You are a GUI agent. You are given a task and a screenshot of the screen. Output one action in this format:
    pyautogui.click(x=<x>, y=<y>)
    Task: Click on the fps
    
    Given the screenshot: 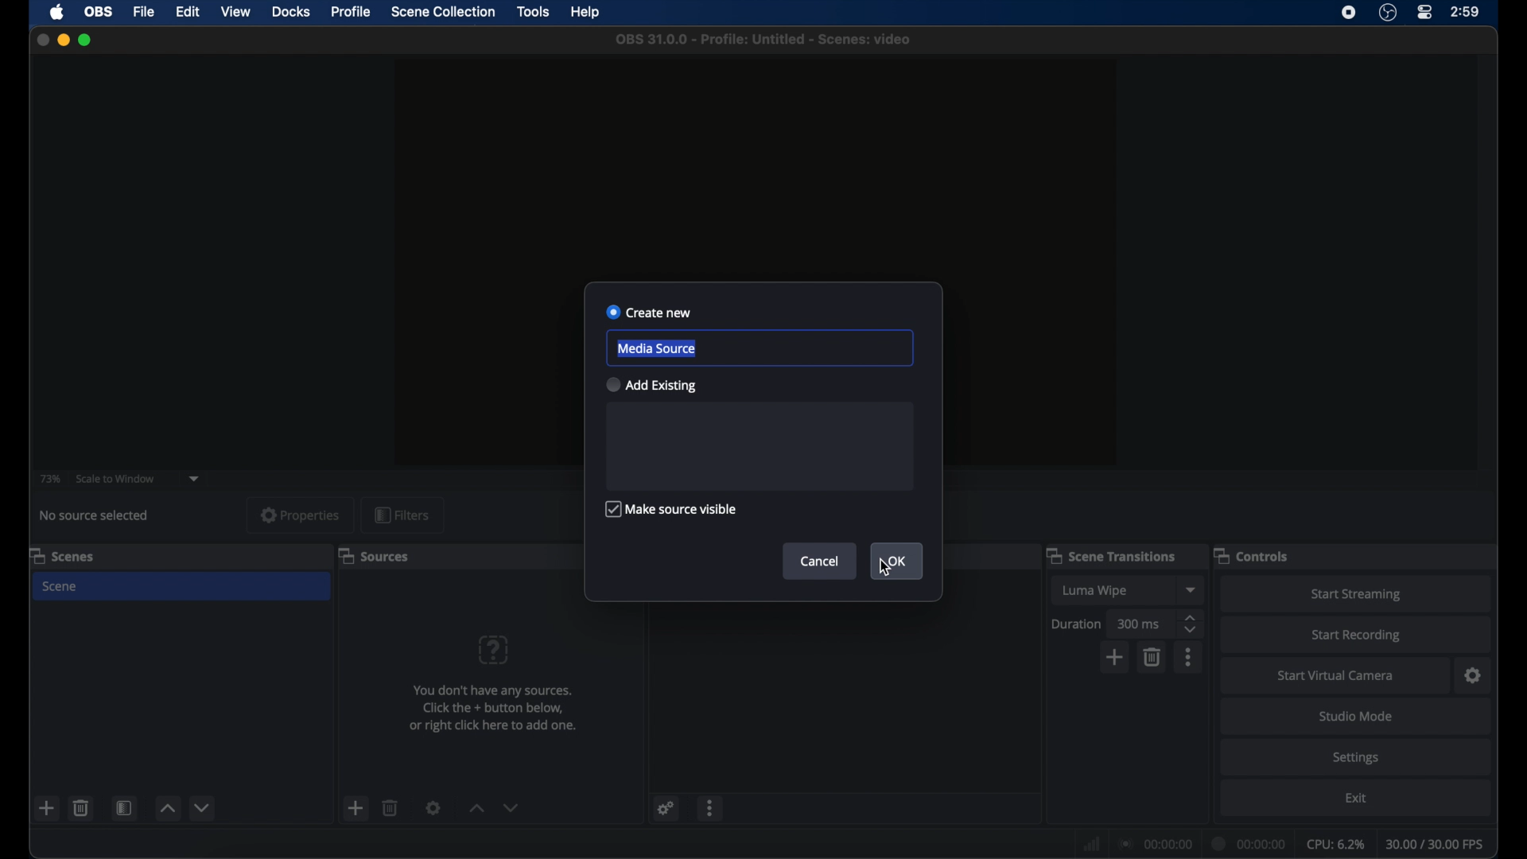 What is the action you would take?
    pyautogui.click(x=1436, y=844)
    